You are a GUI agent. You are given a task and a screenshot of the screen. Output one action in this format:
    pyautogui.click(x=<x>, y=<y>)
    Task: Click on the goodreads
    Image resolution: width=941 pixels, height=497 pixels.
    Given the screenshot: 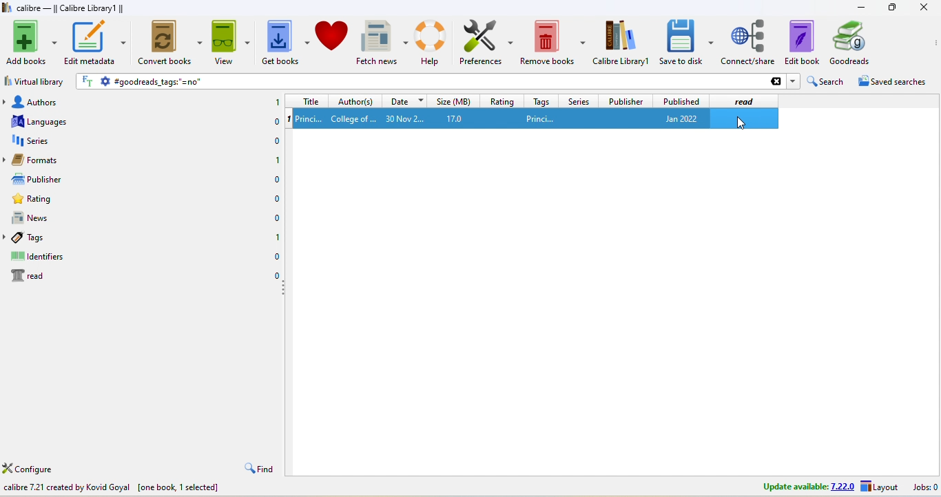 What is the action you would take?
    pyautogui.click(x=857, y=43)
    